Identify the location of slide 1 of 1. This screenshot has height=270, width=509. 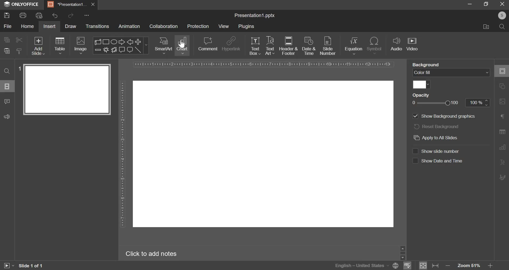
(30, 266).